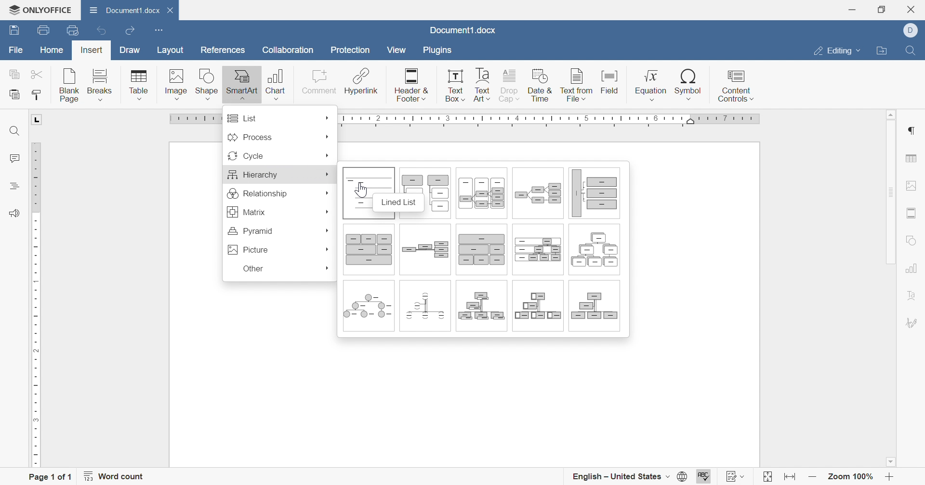  I want to click on Hierarchy, so click(252, 175).